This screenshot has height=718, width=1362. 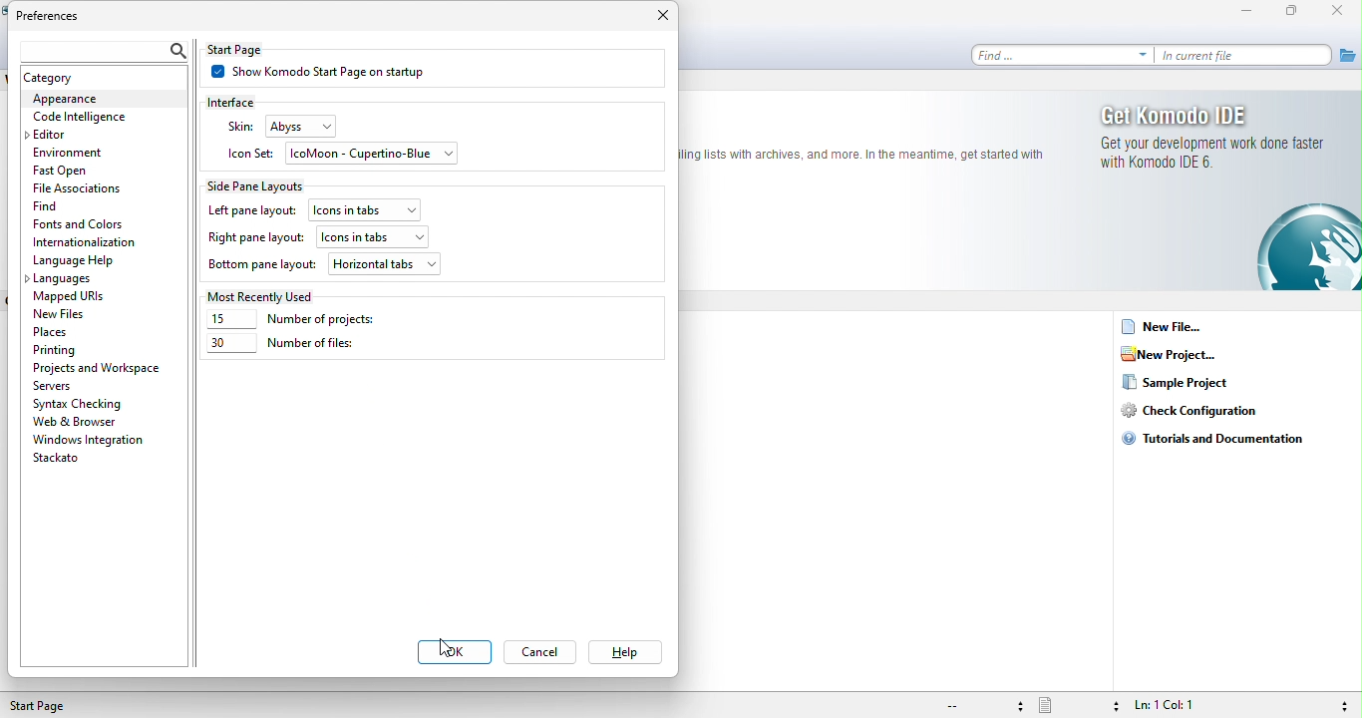 I want to click on close, so click(x=658, y=19).